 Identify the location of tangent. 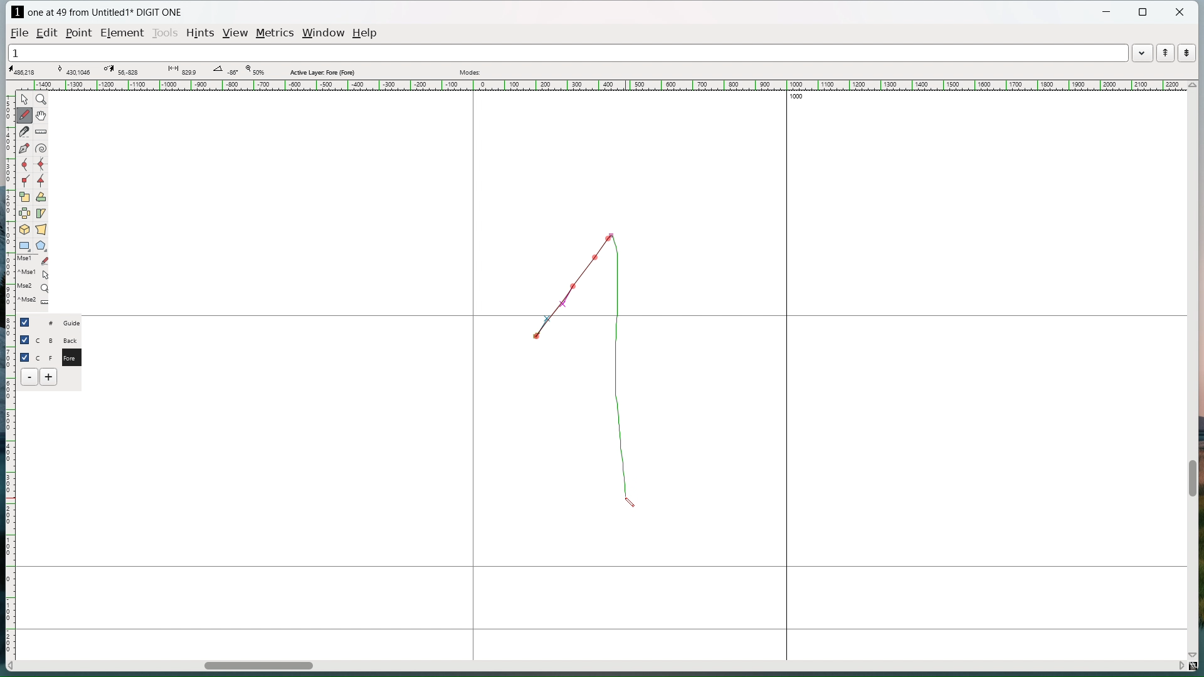
(74, 70).